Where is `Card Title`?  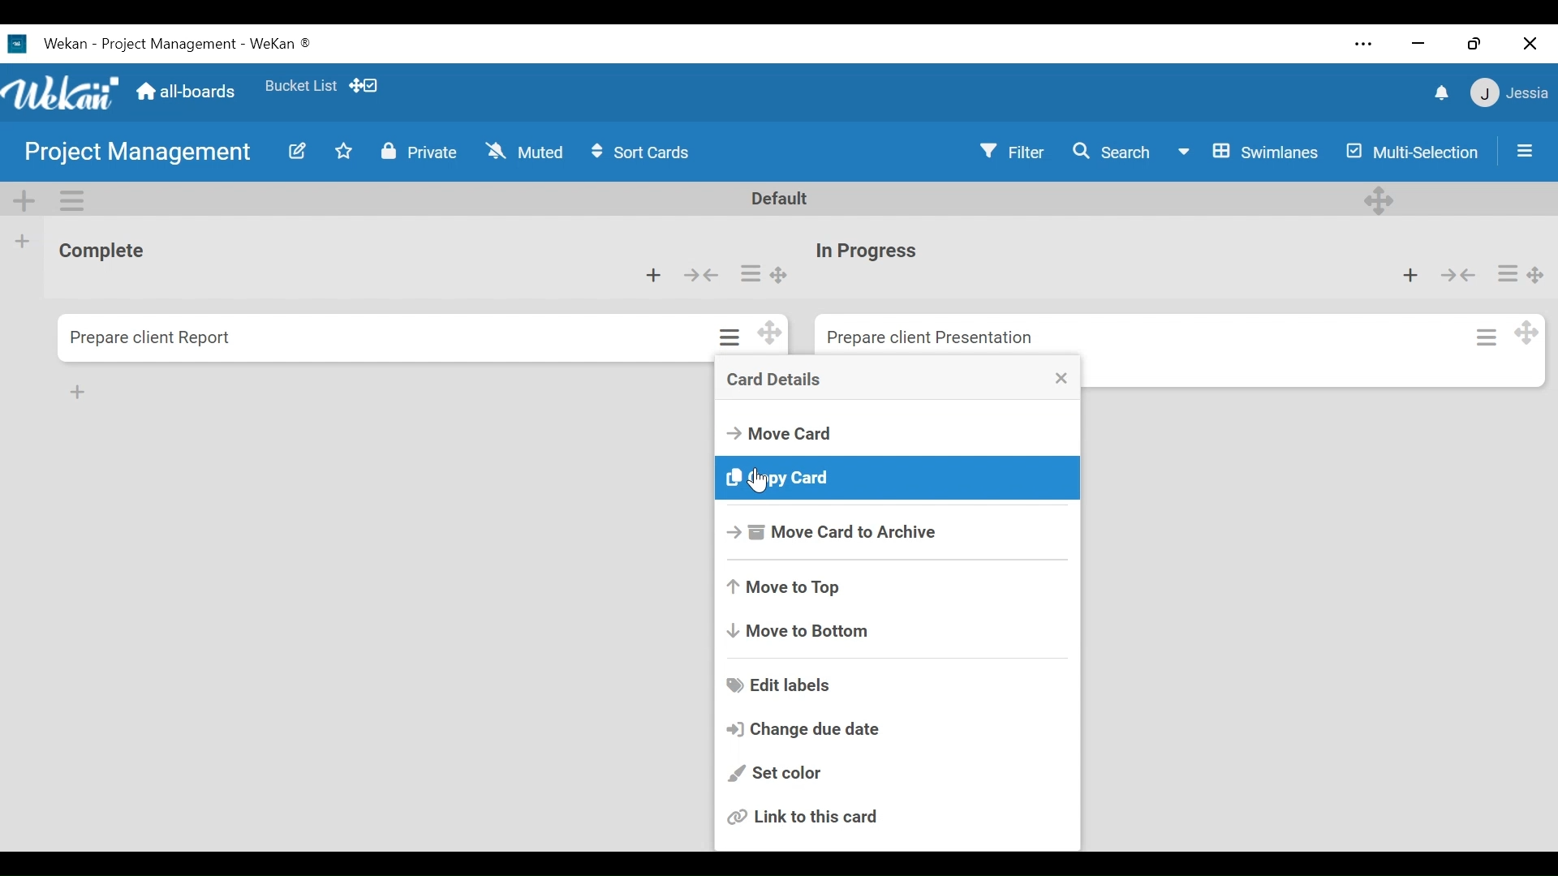
Card Title is located at coordinates (873, 251).